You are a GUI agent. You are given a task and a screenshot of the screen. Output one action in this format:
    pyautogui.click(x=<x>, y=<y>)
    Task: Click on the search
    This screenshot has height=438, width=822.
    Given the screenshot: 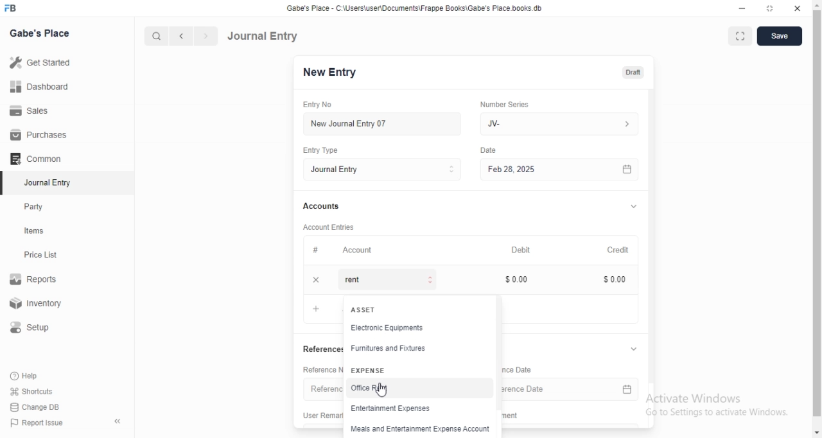 What is the action you would take?
    pyautogui.click(x=155, y=36)
    